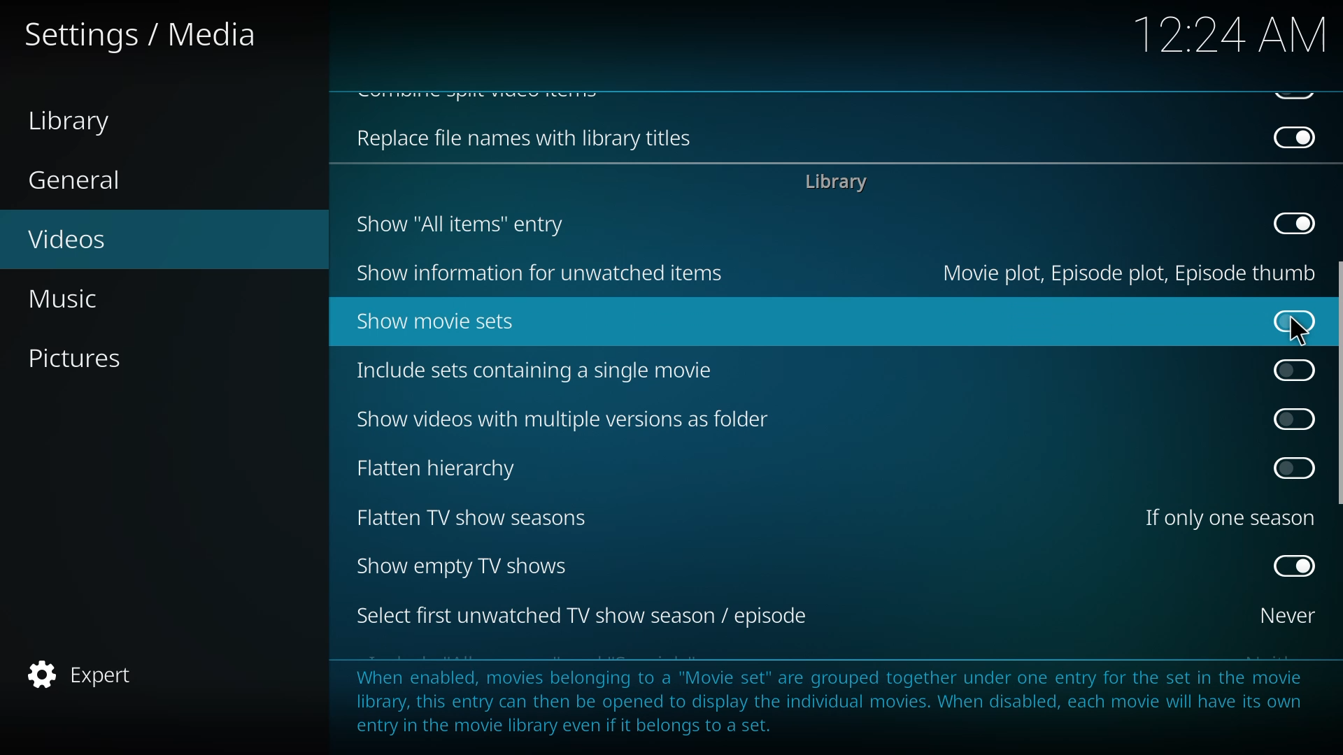 The width and height of the screenshot is (1343, 755). What do you see at coordinates (586, 618) in the screenshot?
I see `select first tv season` at bounding box center [586, 618].